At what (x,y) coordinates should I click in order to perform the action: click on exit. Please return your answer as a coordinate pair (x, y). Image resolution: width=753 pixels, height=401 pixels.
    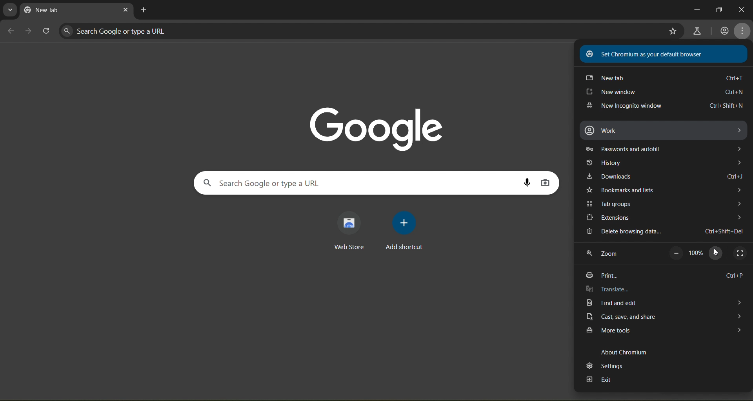
    Looking at the image, I should click on (599, 381).